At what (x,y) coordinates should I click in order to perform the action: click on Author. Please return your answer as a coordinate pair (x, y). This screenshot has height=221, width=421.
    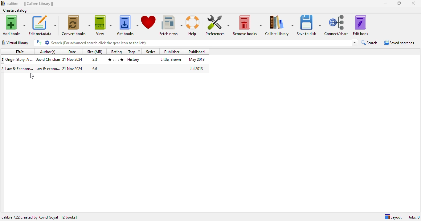
    Looking at the image, I should click on (47, 68).